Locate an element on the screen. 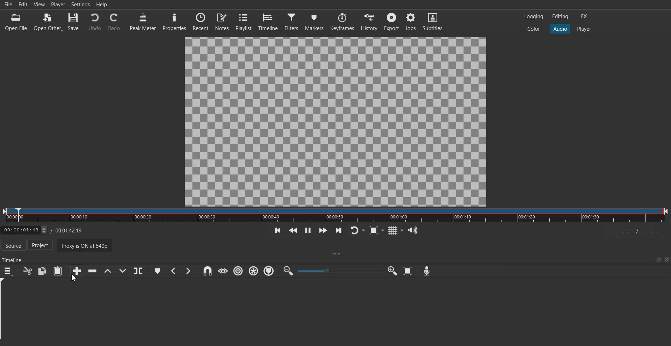  Skip to the previous point is located at coordinates (276, 230).